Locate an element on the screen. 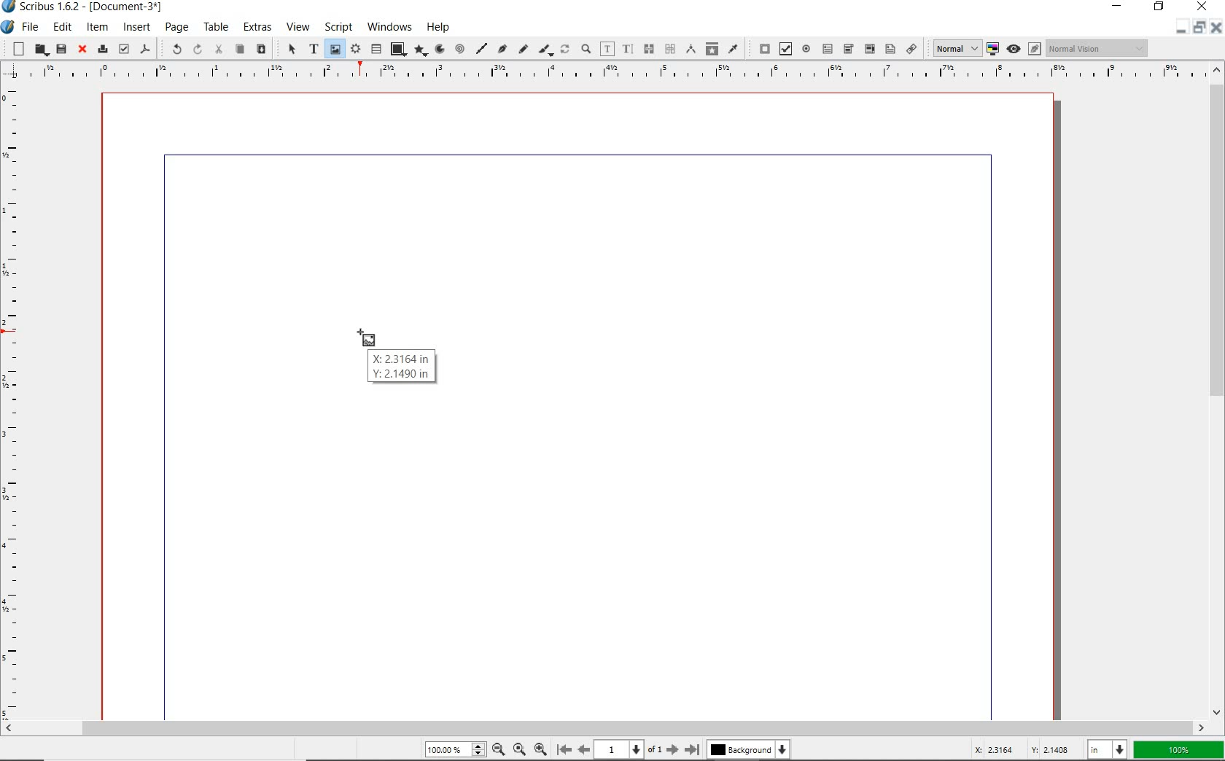 This screenshot has height=761, width=1225. link text frames is located at coordinates (647, 48).